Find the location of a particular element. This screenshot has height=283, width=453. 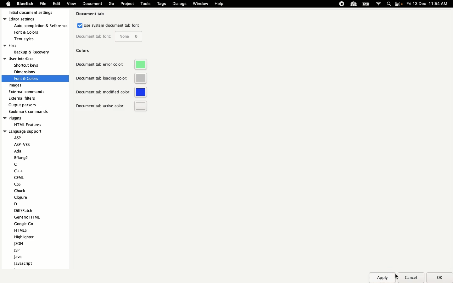

User interface  is located at coordinates (25, 58).